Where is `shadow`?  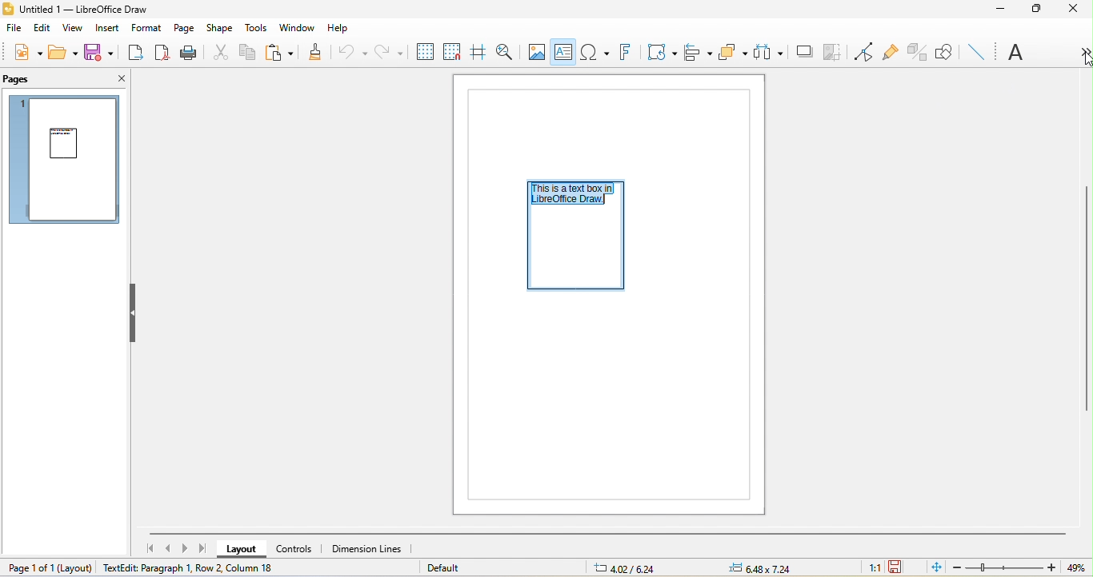 shadow is located at coordinates (800, 50).